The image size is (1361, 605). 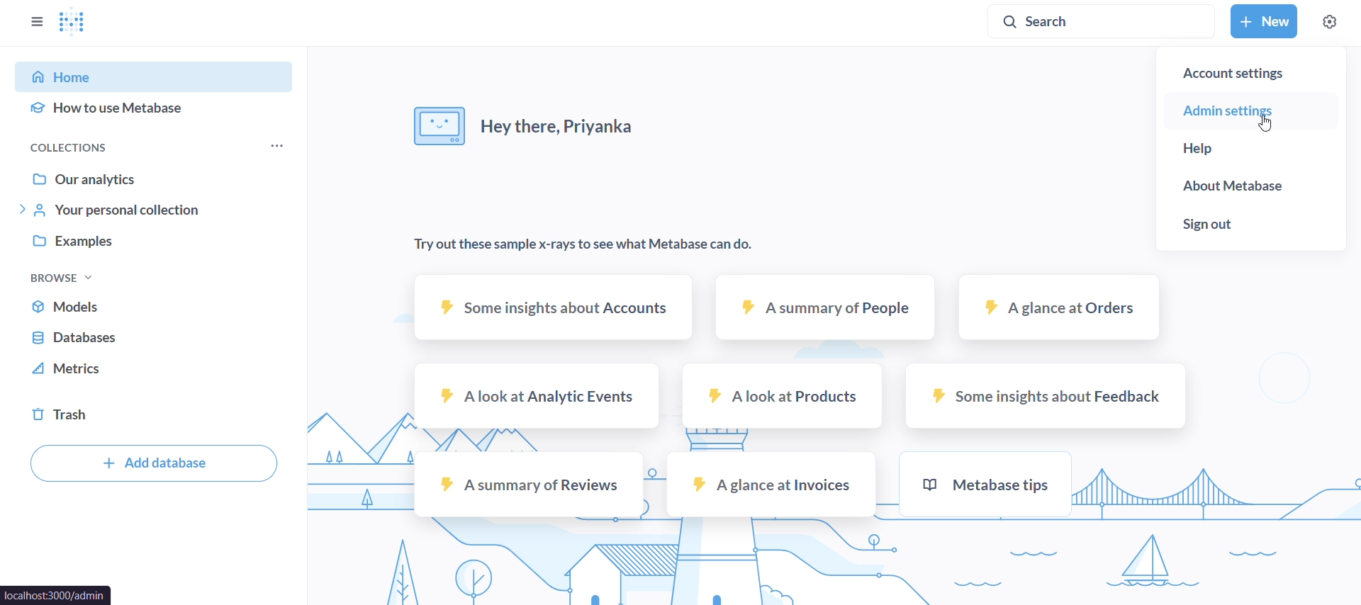 What do you see at coordinates (1046, 395) in the screenshot?
I see `some insights about feeback` at bounding box center [1046, 395].